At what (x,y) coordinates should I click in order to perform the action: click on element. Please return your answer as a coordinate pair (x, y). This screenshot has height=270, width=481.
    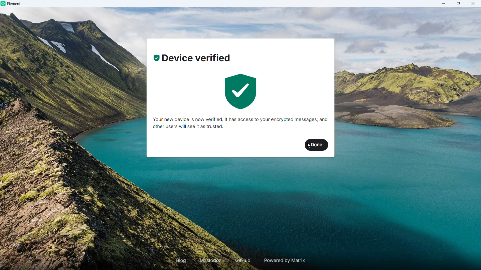
    Looking at the image, I should click on (14, 4).